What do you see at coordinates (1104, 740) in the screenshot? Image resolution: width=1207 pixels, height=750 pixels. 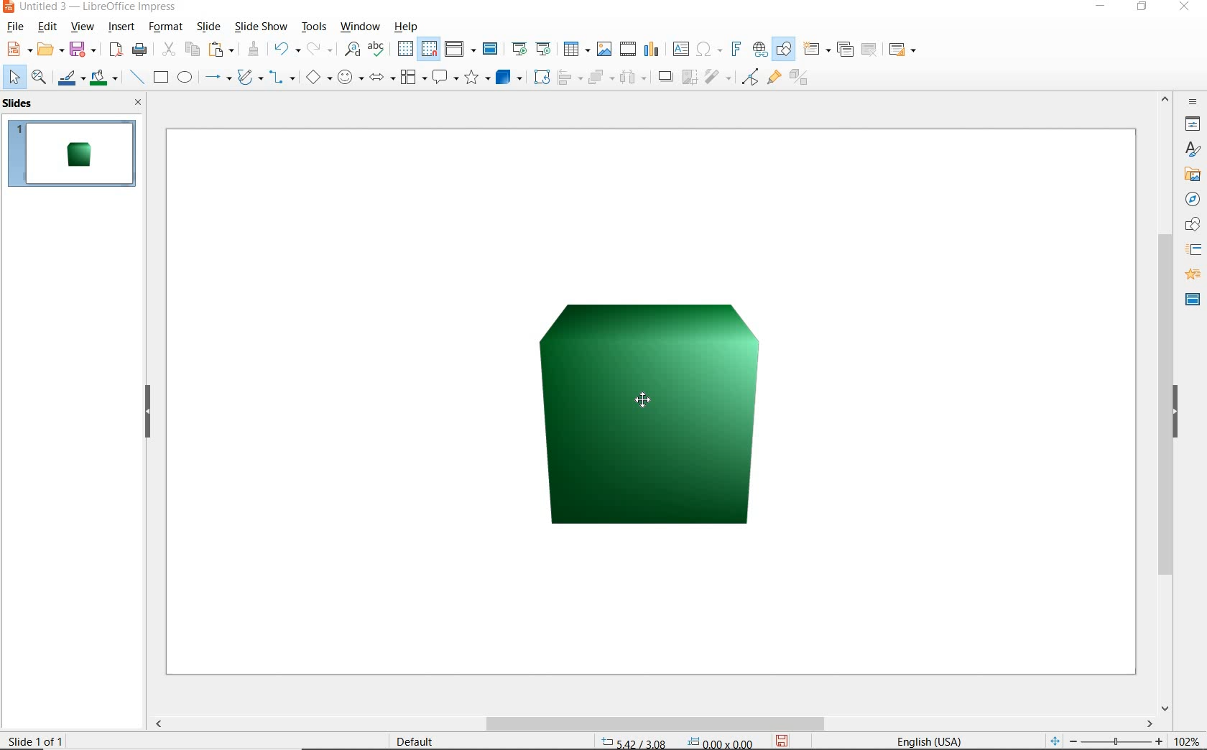 I see `ZOOM OUT OR ZOOM IN` at bounding box center [1104, 740].